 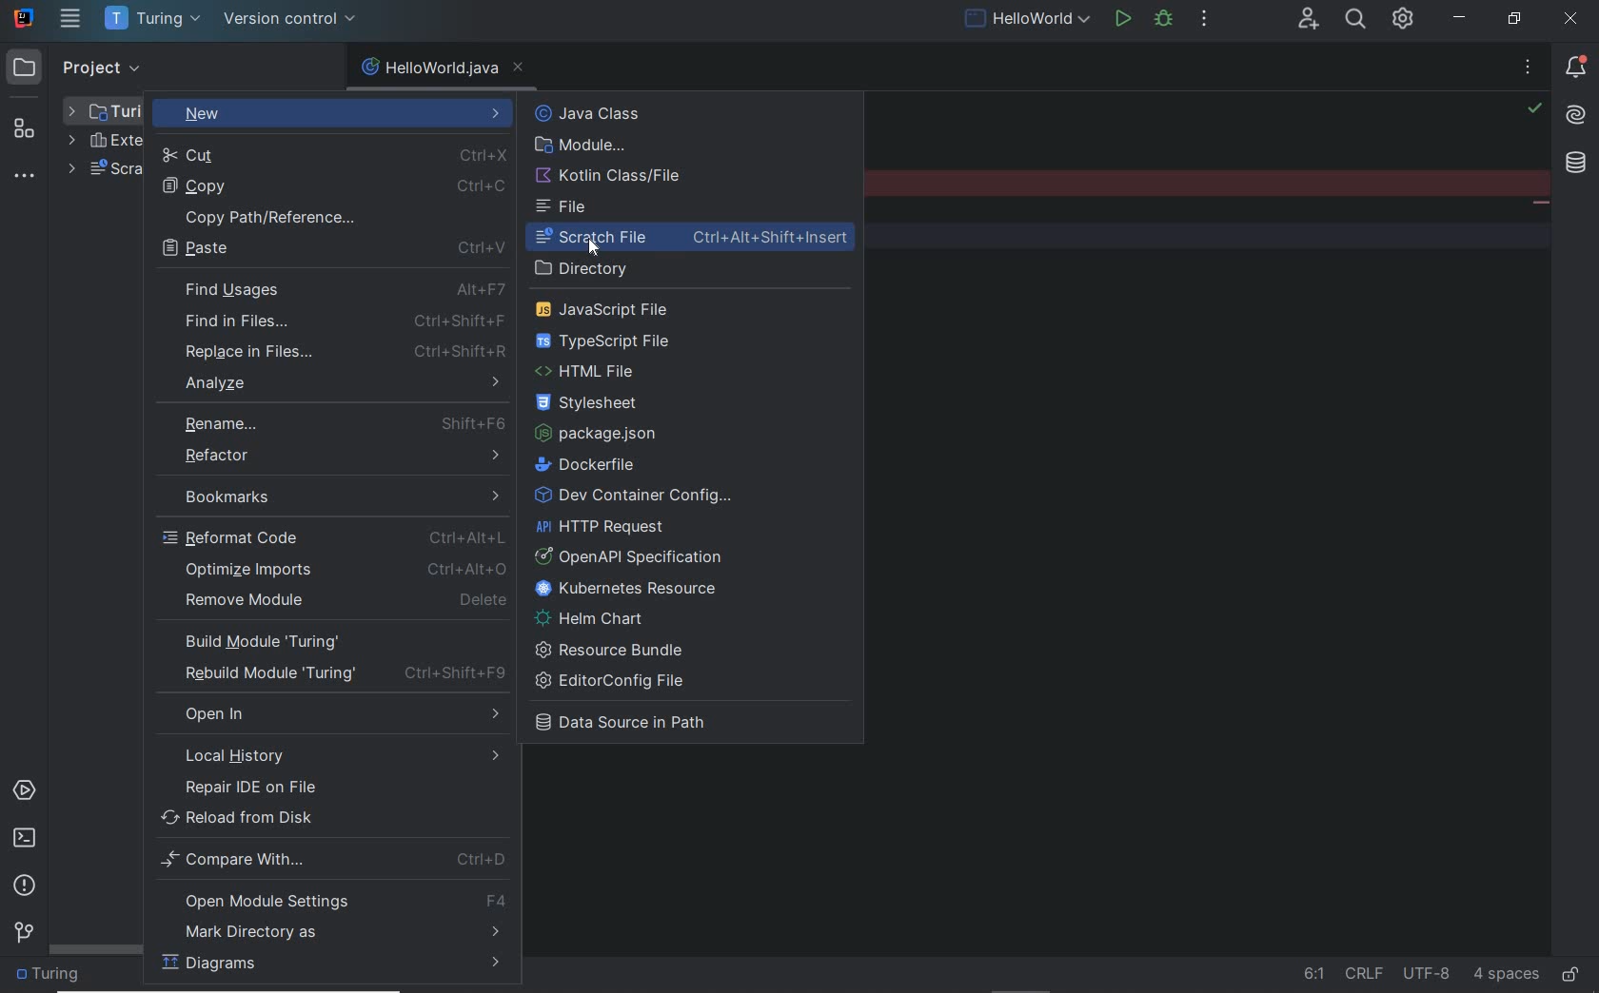 What do you see at coordinates (335, 456) in the screenshot?
I see `refactor` at bounding box center [335, 456].